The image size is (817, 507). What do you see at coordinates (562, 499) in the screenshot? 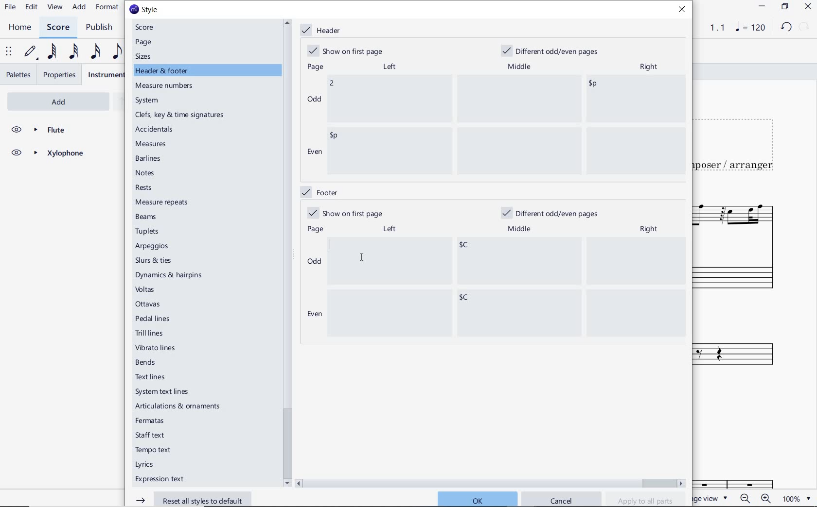
I see `cancel` at bounding box center [562, 499].